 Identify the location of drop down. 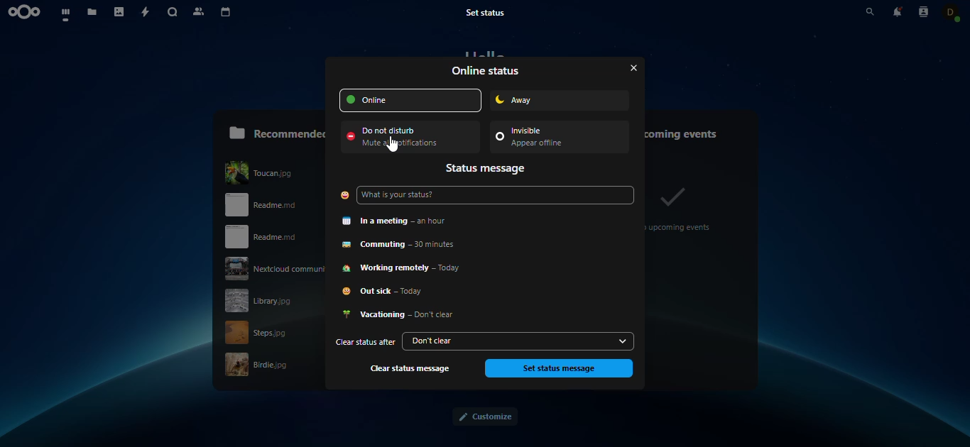
(623, 341).